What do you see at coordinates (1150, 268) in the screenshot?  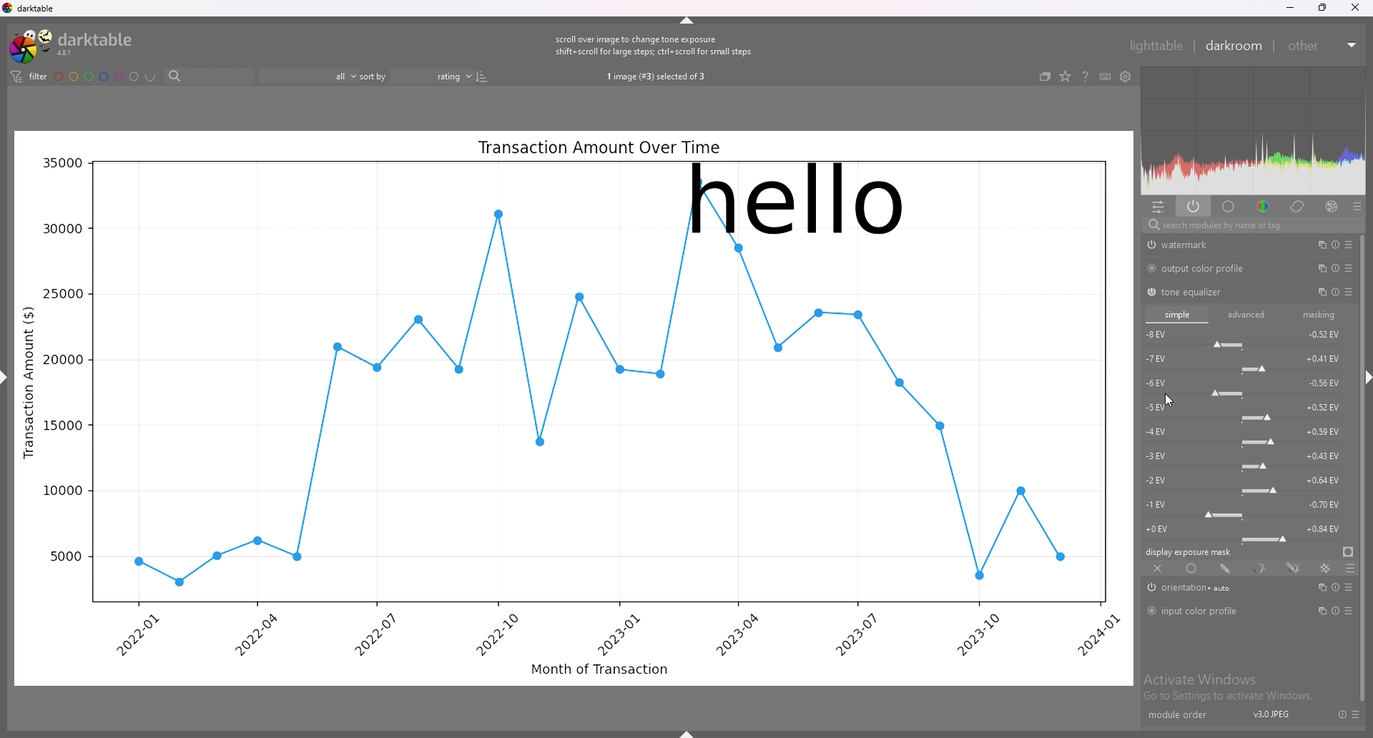 I see `switch off/on` at bounding box center [1150, 268].